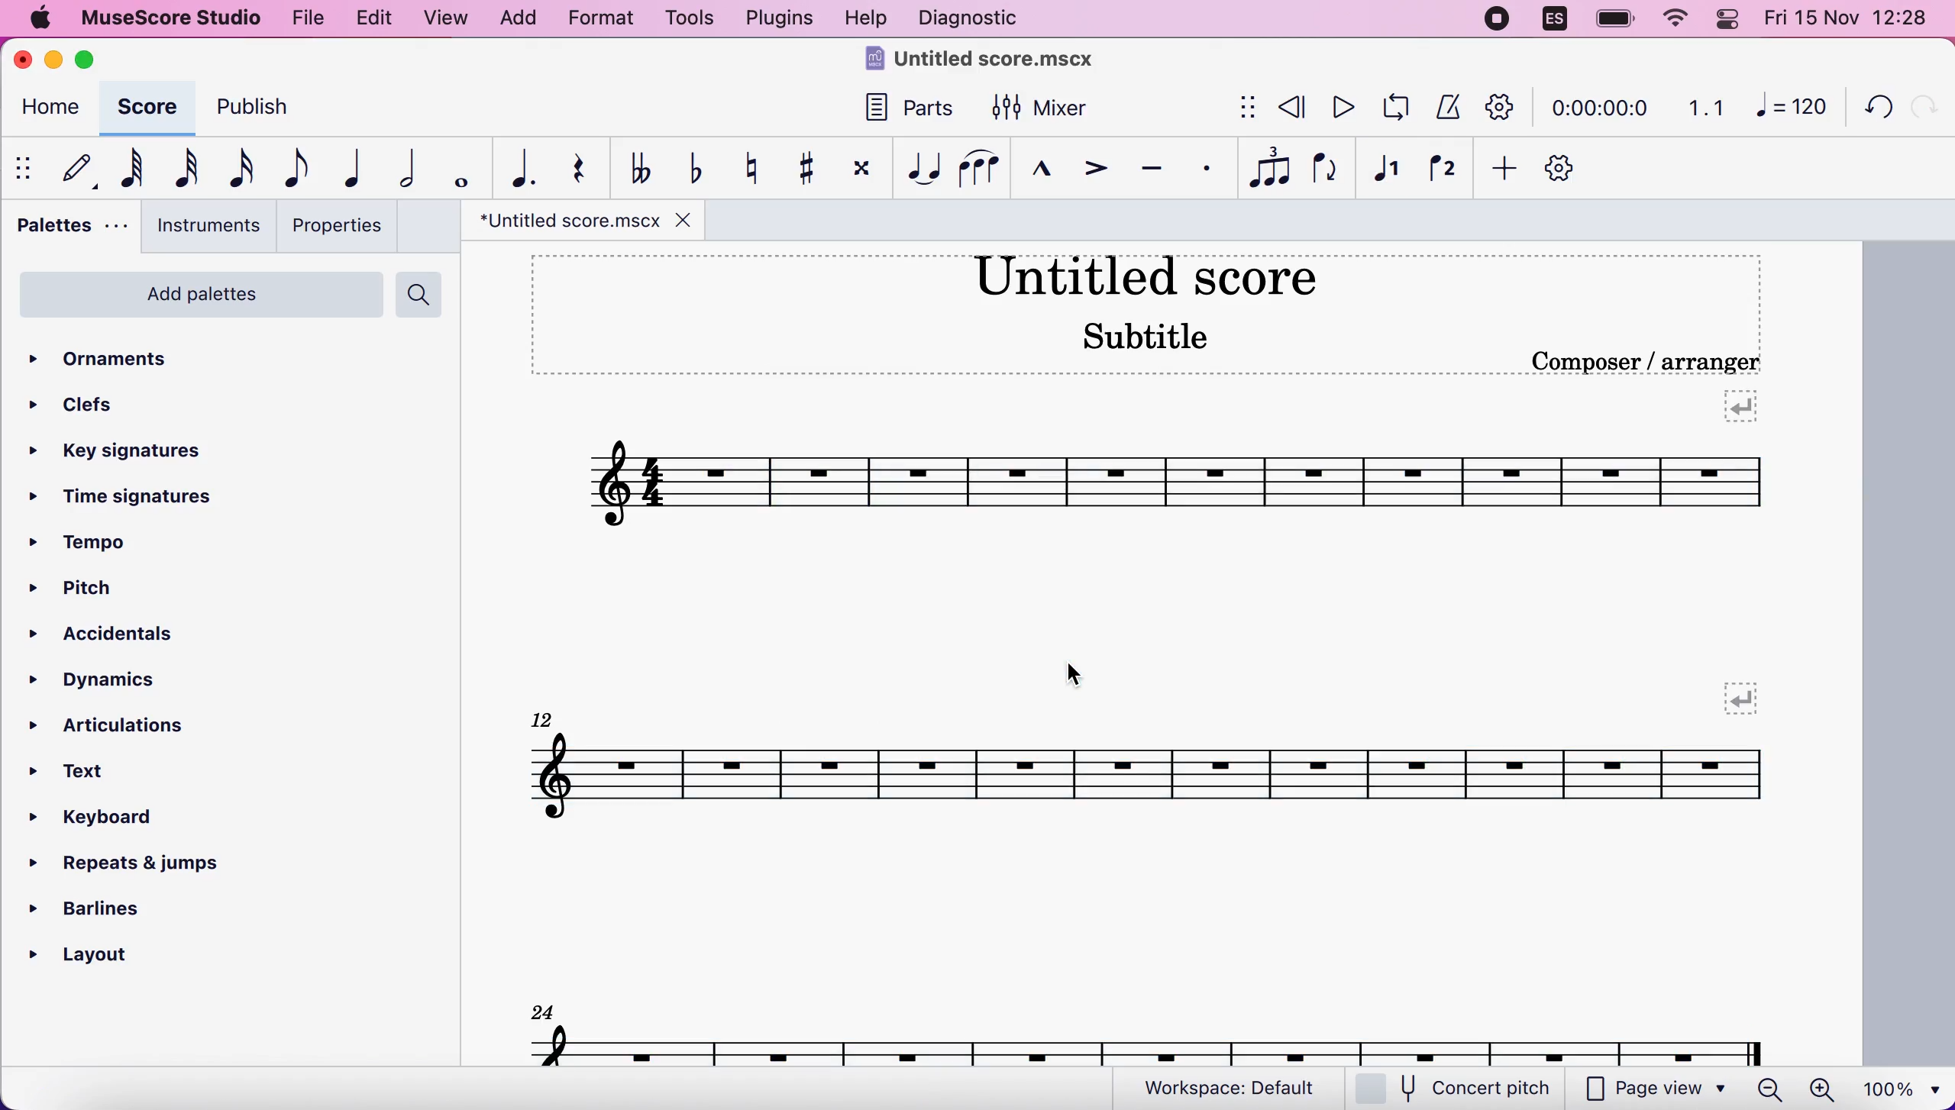  What do you see at coordinates (336, 225) in the screenshot?
I see `properties` at bounding box center [336, 225].